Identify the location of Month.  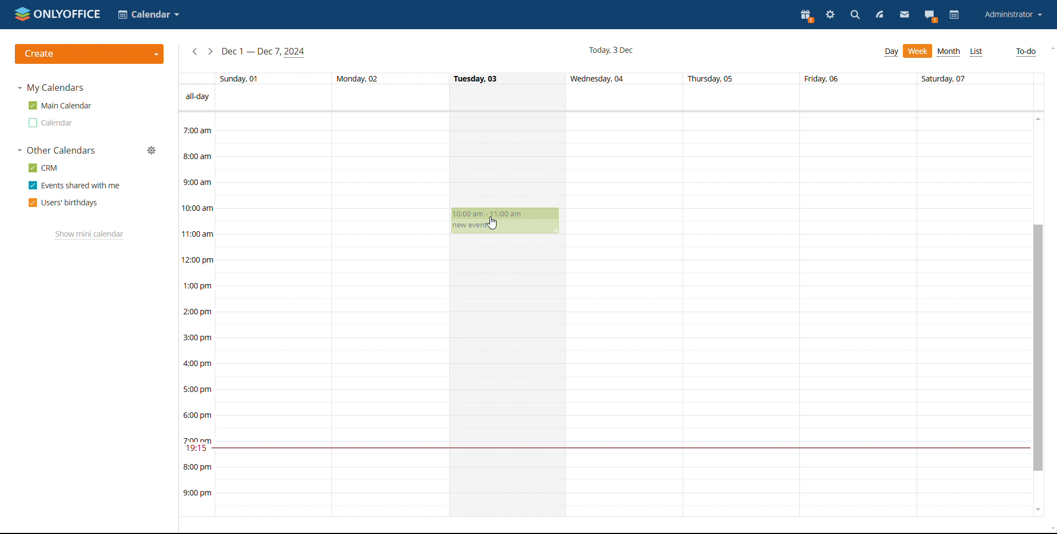
(949, 52).